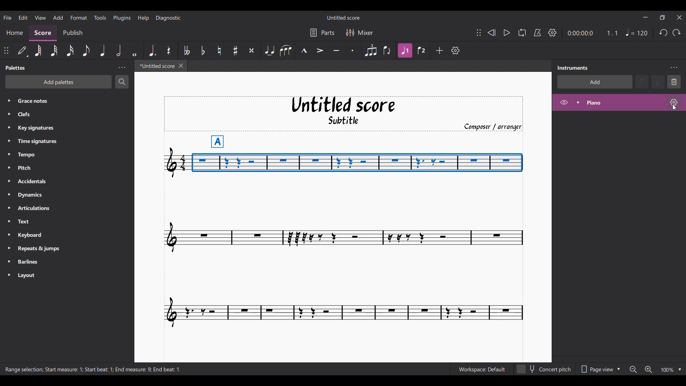  I want to click on Slur, so click(285, 50).